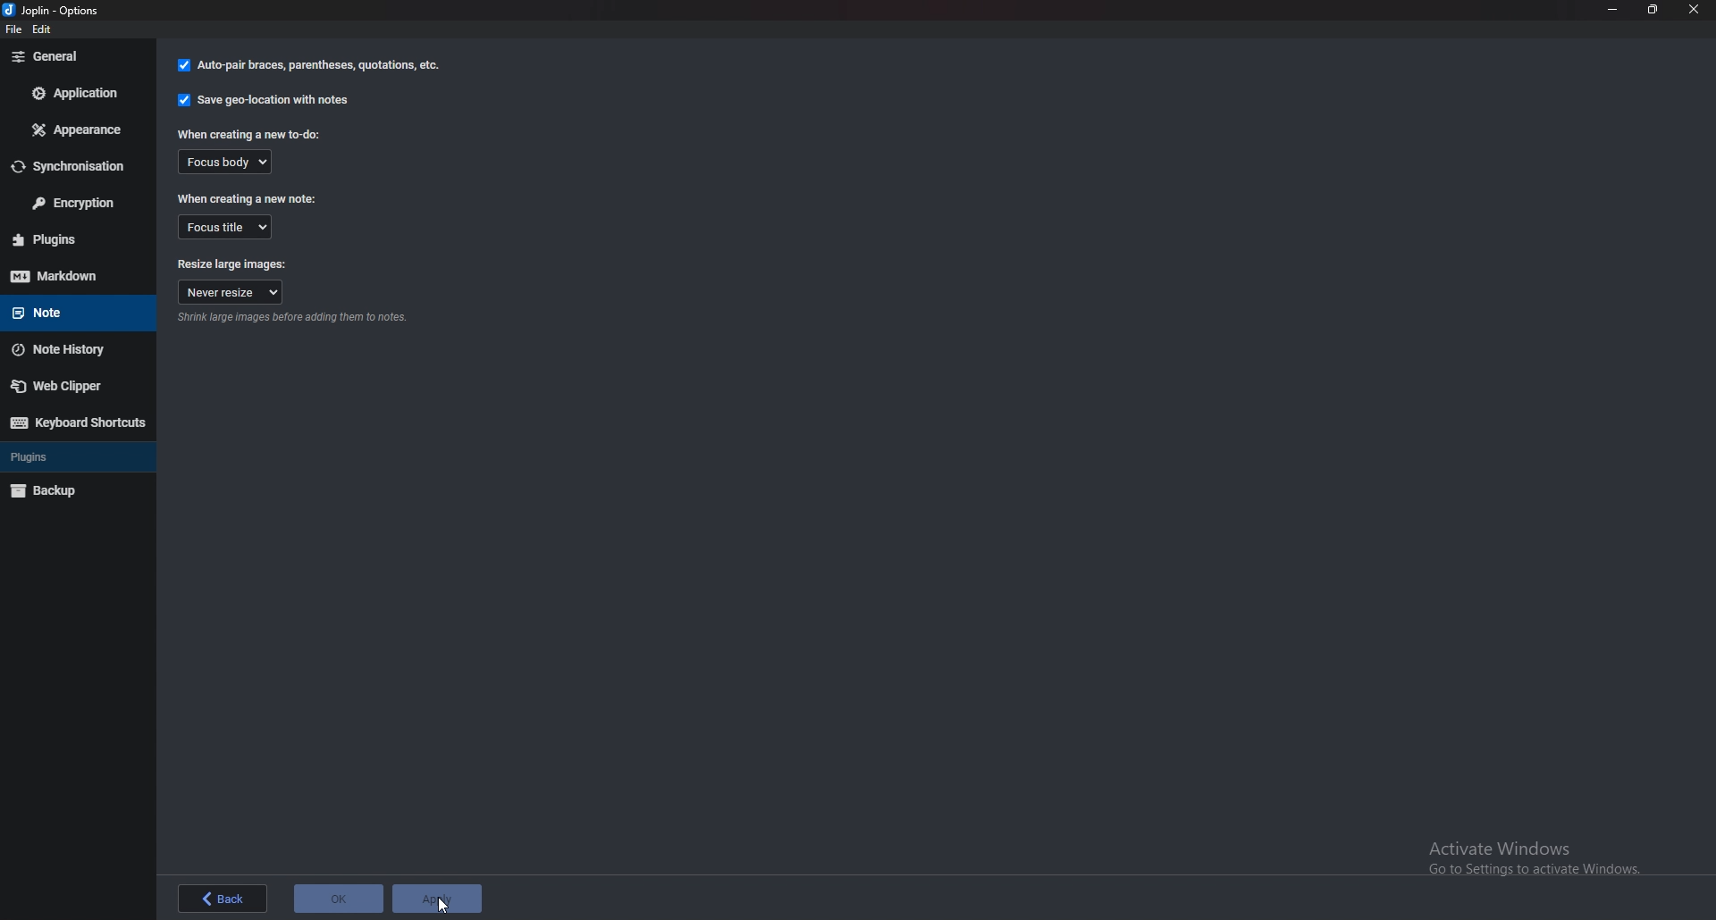 This screenshot has width=1716, height=920. I want to click on options, so click(60, 10).